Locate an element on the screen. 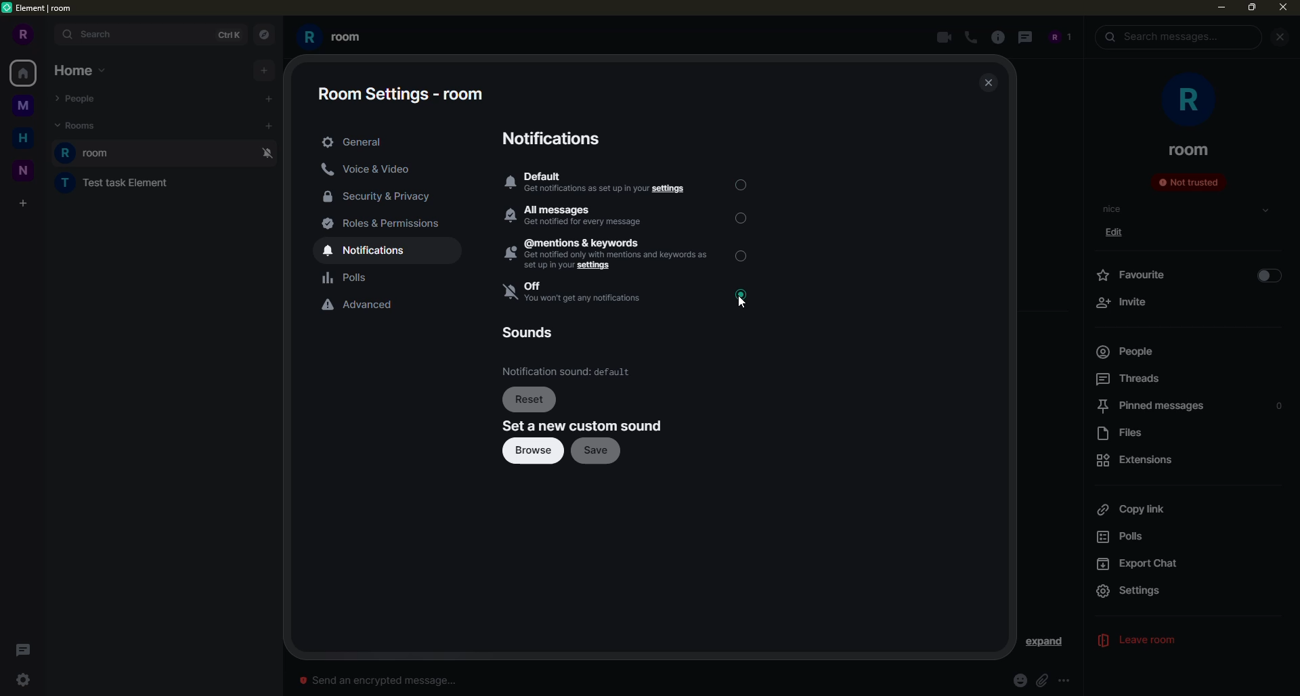 This screenshot has height=696, width=1300. roles& permissions is located at coordinates (383, 223).